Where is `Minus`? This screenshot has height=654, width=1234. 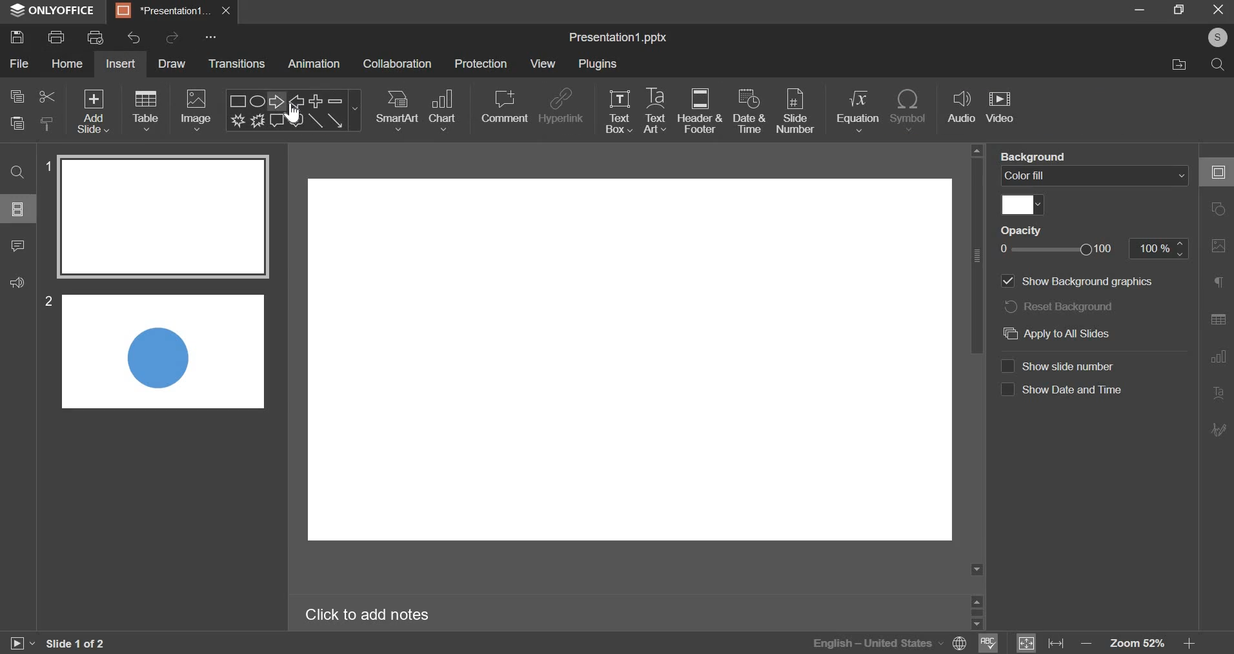 Minus is located at coordinates (336, 101).